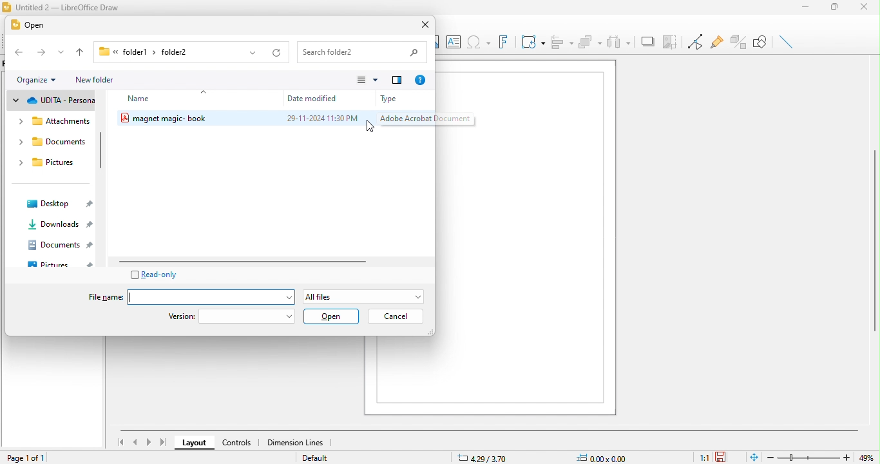 The image size is (880, 464). What do you see at coordinates (191, 119) in the screenshot?
I see `magnet.magic-book` at bounding box center [191, 119].